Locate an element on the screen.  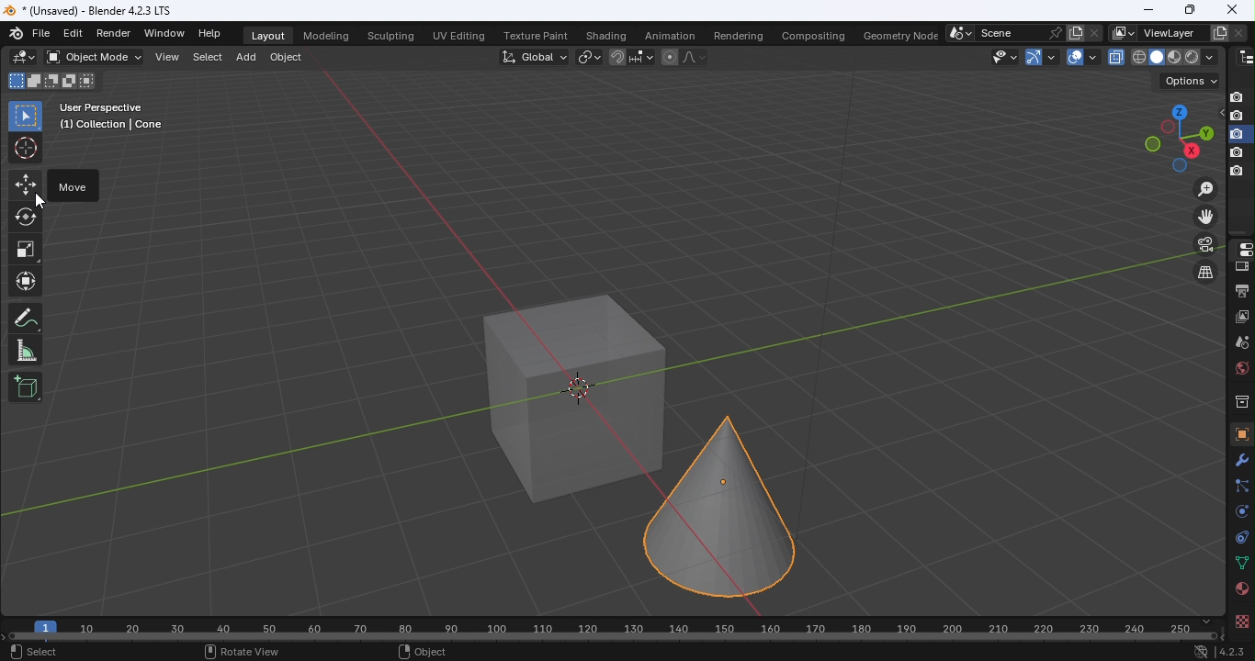
Object is located at coordinates (425, 653).